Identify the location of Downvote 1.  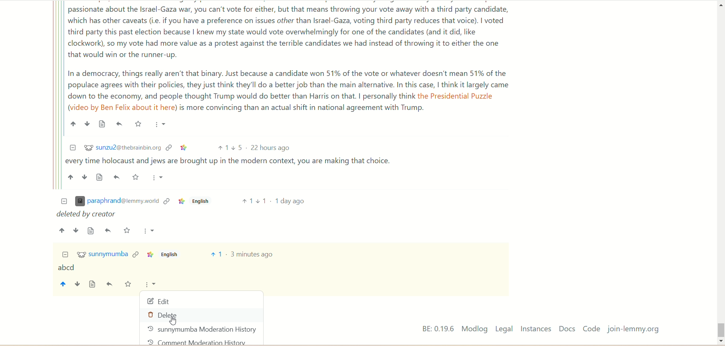
(262, 201).